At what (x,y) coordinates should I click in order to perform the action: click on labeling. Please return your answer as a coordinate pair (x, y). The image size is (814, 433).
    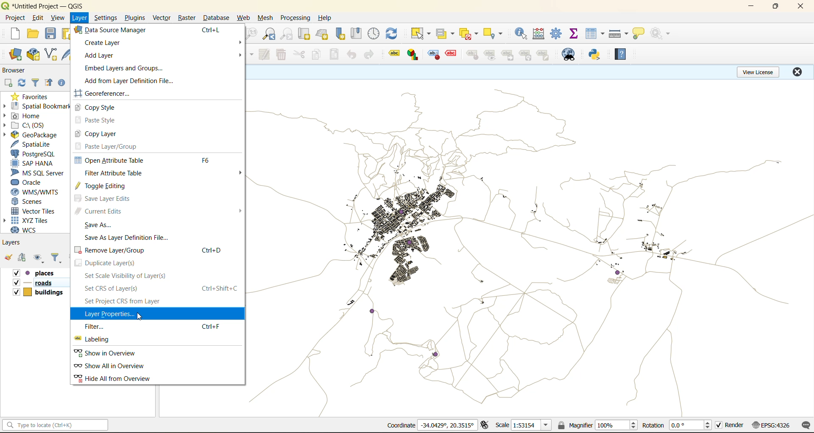
    Looking at the image, I should click on (98, 339).